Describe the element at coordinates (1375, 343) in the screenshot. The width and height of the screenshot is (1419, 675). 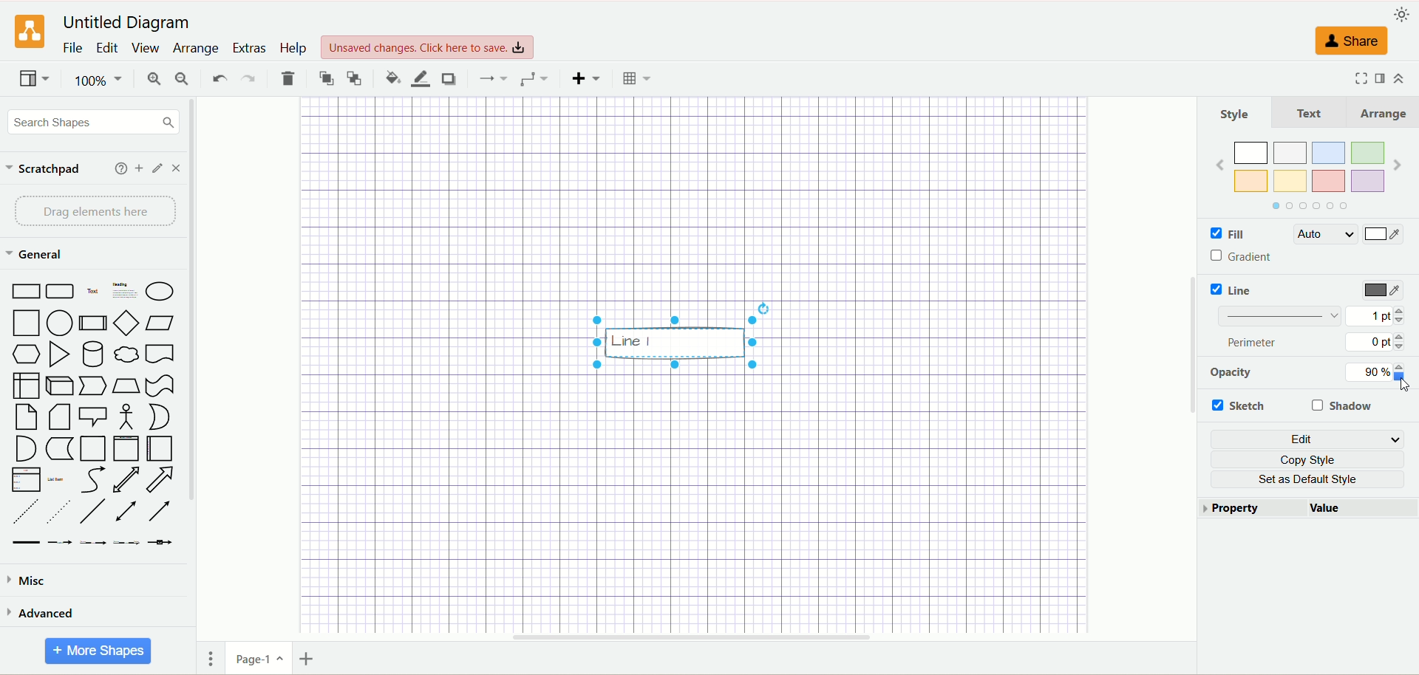
I see `0 pt` at that location.